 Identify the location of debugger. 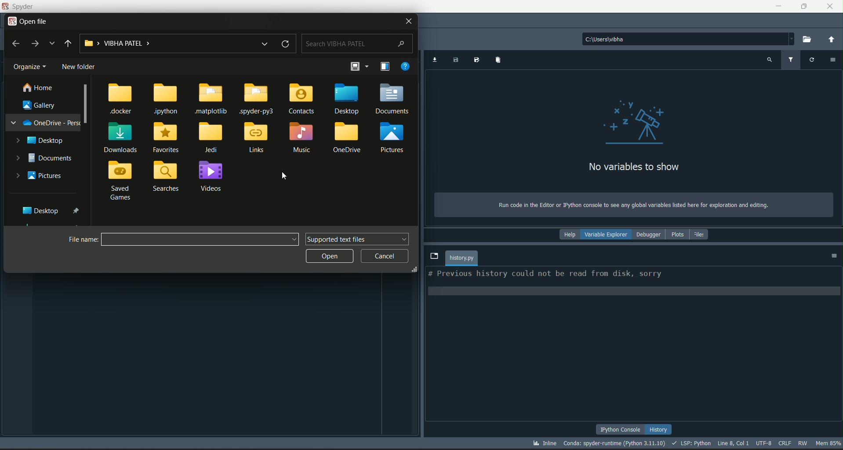
(649, 234).